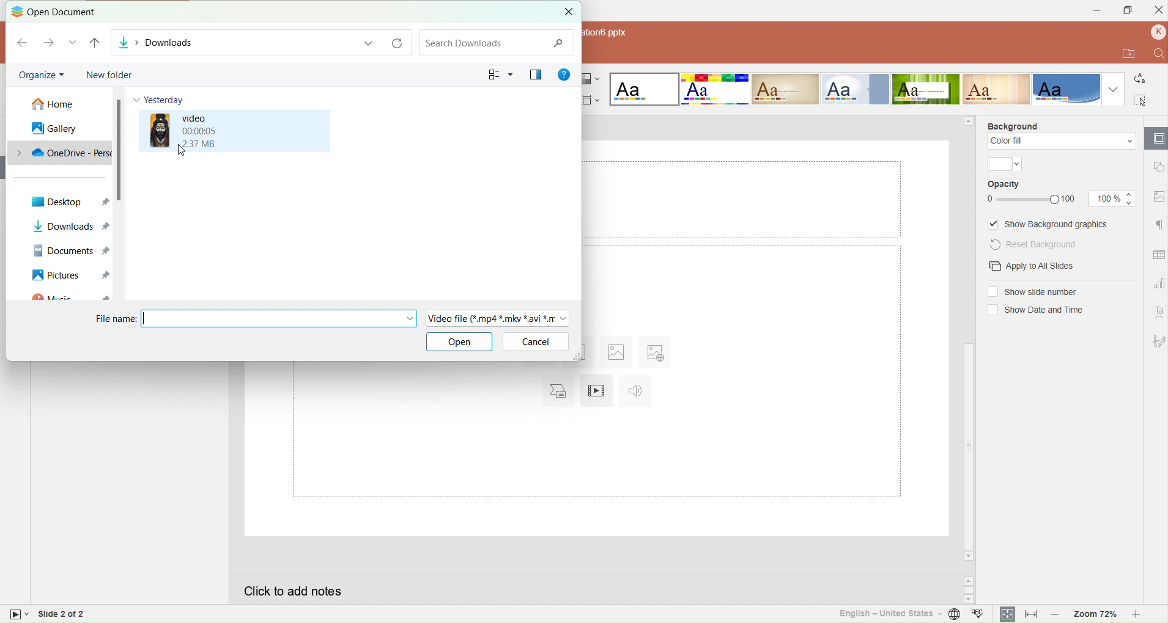 The height and width of the screenshot is (623, 1168). I want to click on Basic, so click(715, 89).